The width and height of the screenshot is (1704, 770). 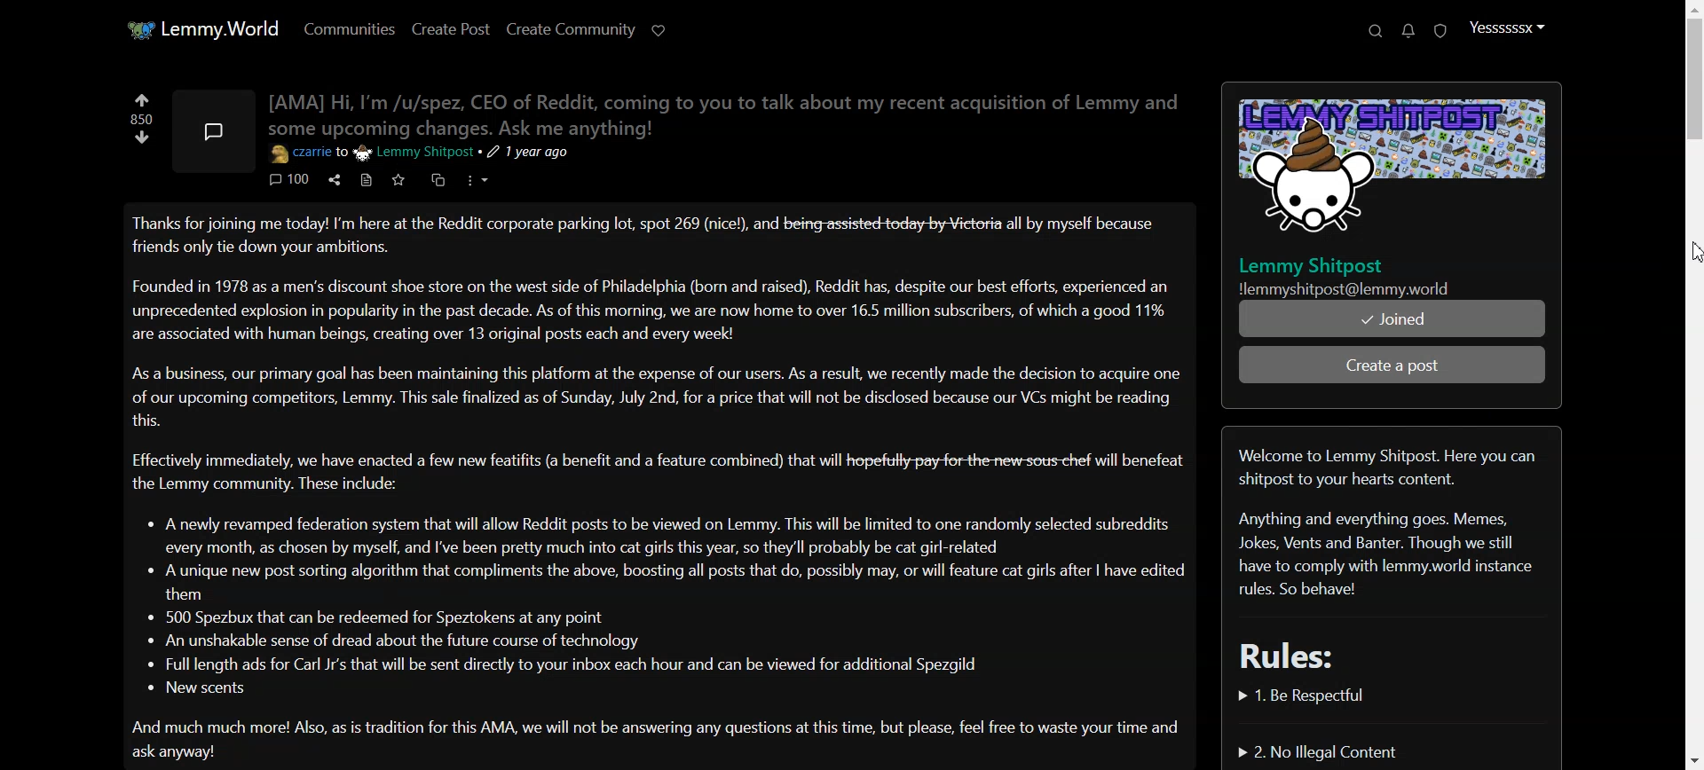 What do you see at coordinates (1507, 27) in the screenshot?
I see `Profile` at bounding box center [1507, 27].